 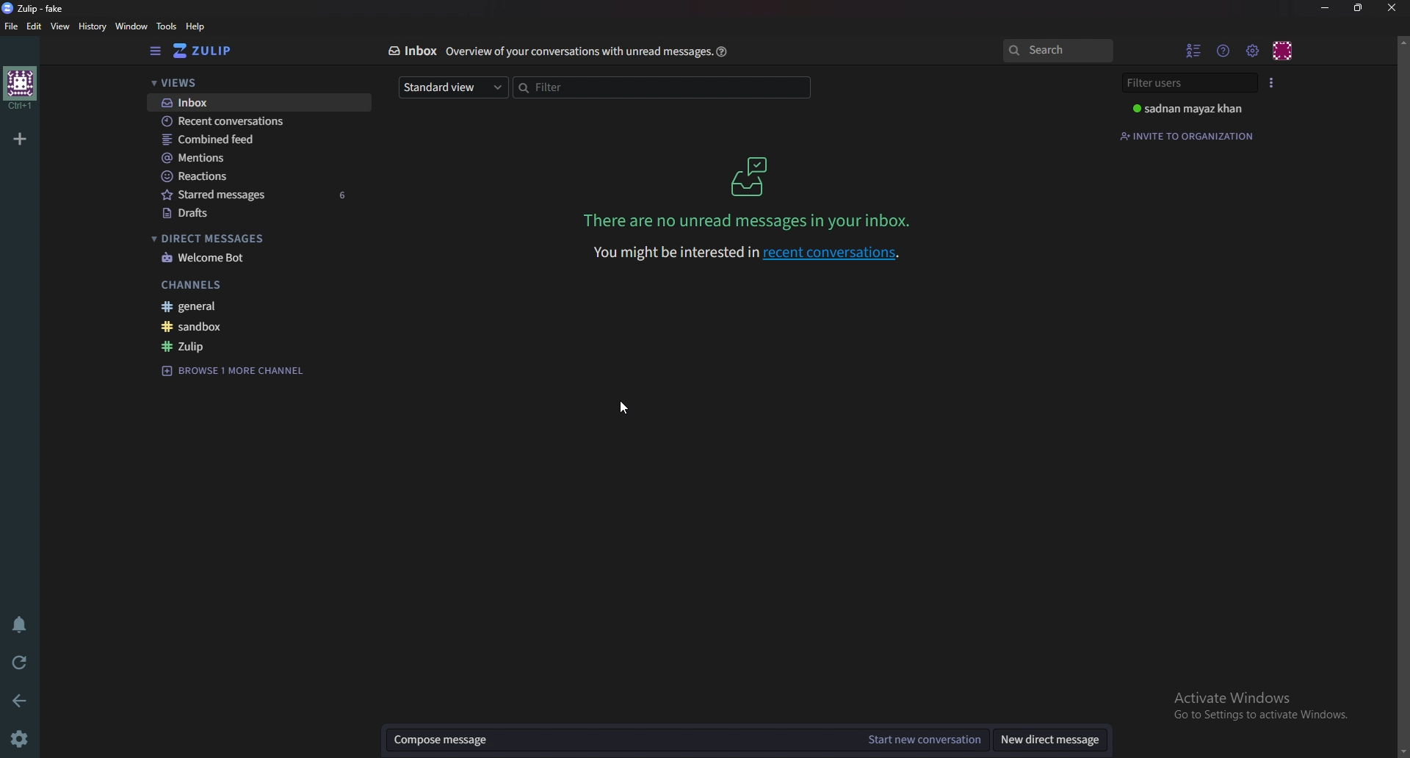 What do you see at coordinates (256, 82) in the screenshot?
I see `Views` at bounding box center [256, 82].